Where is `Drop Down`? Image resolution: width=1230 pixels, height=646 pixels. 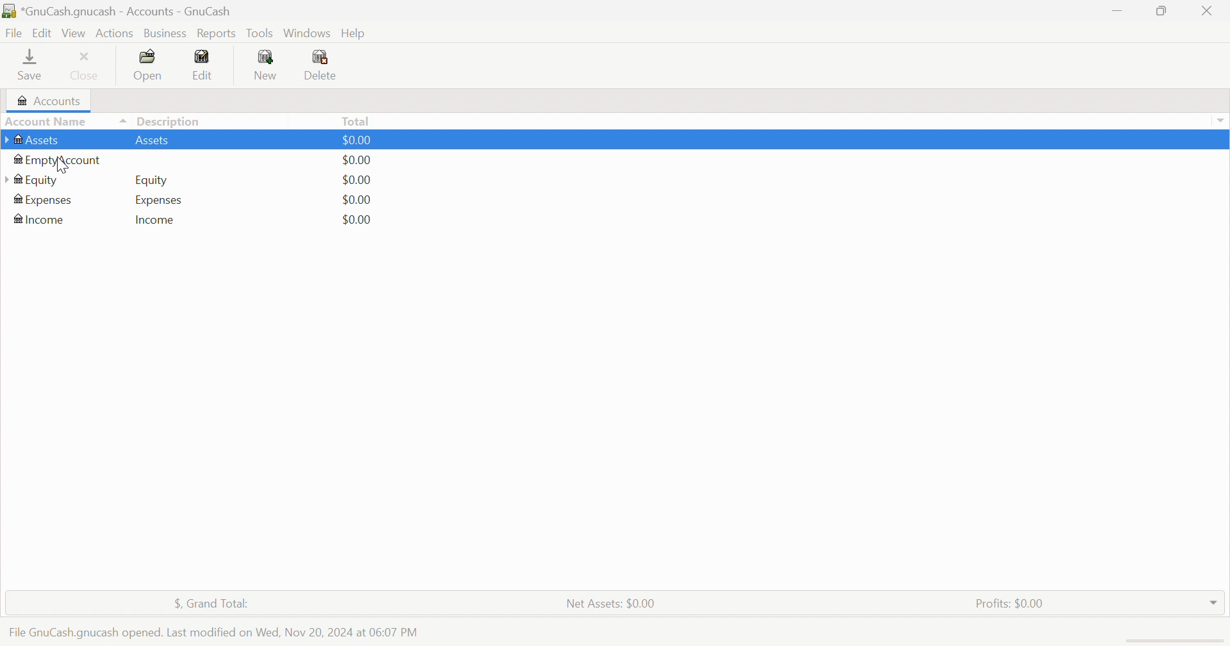
Drop Down is located at coordinates (1213, 599).